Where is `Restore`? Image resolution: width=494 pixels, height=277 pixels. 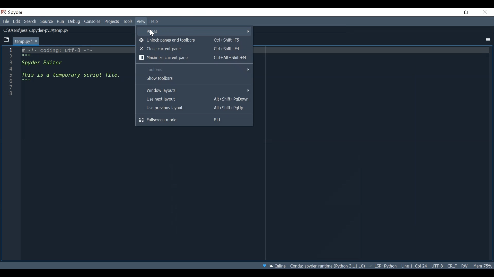 Restore is located at coordinates (466, 12).